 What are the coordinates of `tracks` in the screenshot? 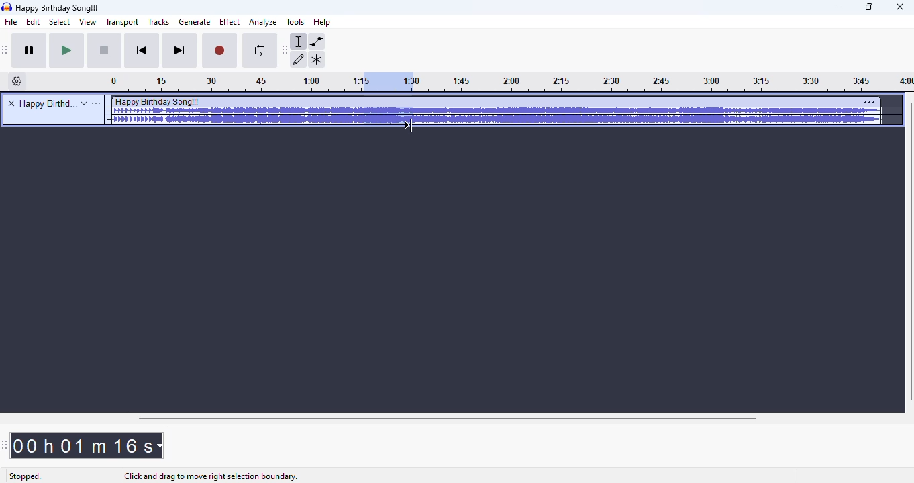 It's located at (159, 21).